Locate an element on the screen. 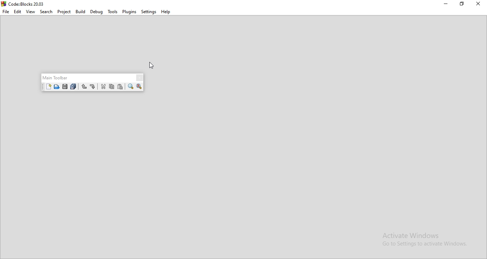 The image size is (487, 259). find is located at coordinates (130, 87).